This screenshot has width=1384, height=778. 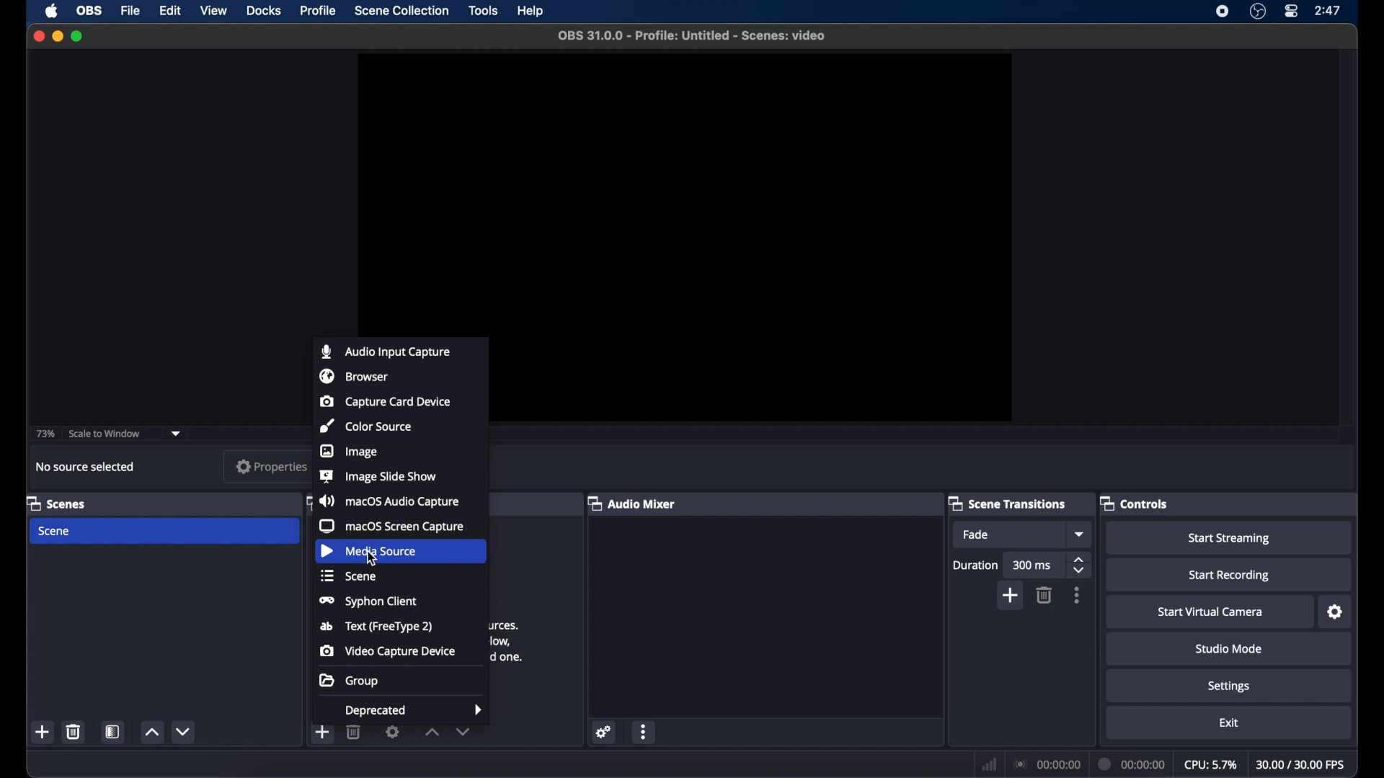 I want to click on file, so click(x=131, y=11).